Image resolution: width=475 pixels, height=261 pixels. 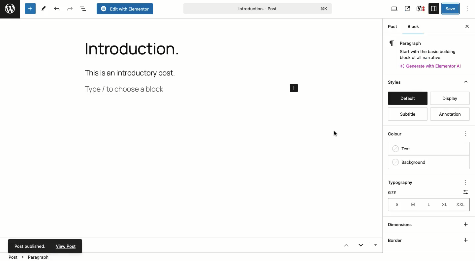 What do you see at coordinates (467, 26) in the screenshot?
I see `Close` at bounding box center [467, 26].